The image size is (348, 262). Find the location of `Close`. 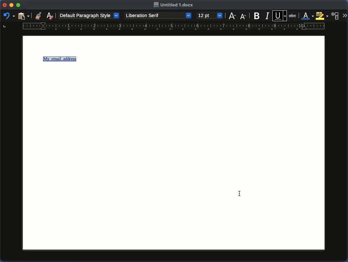

Close is located at coordinates (5, 5).